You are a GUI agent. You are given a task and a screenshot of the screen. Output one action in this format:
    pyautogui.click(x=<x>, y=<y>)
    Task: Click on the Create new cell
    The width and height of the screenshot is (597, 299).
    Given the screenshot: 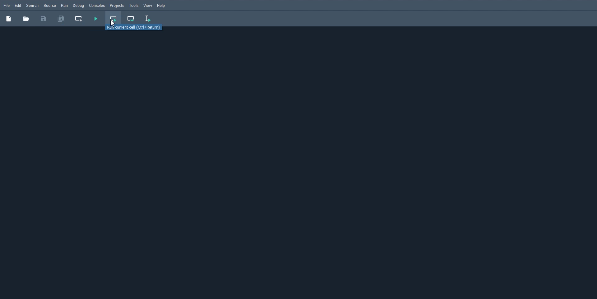 What is the action you would take?
    pyautogui.click(x=79, y=19)
    